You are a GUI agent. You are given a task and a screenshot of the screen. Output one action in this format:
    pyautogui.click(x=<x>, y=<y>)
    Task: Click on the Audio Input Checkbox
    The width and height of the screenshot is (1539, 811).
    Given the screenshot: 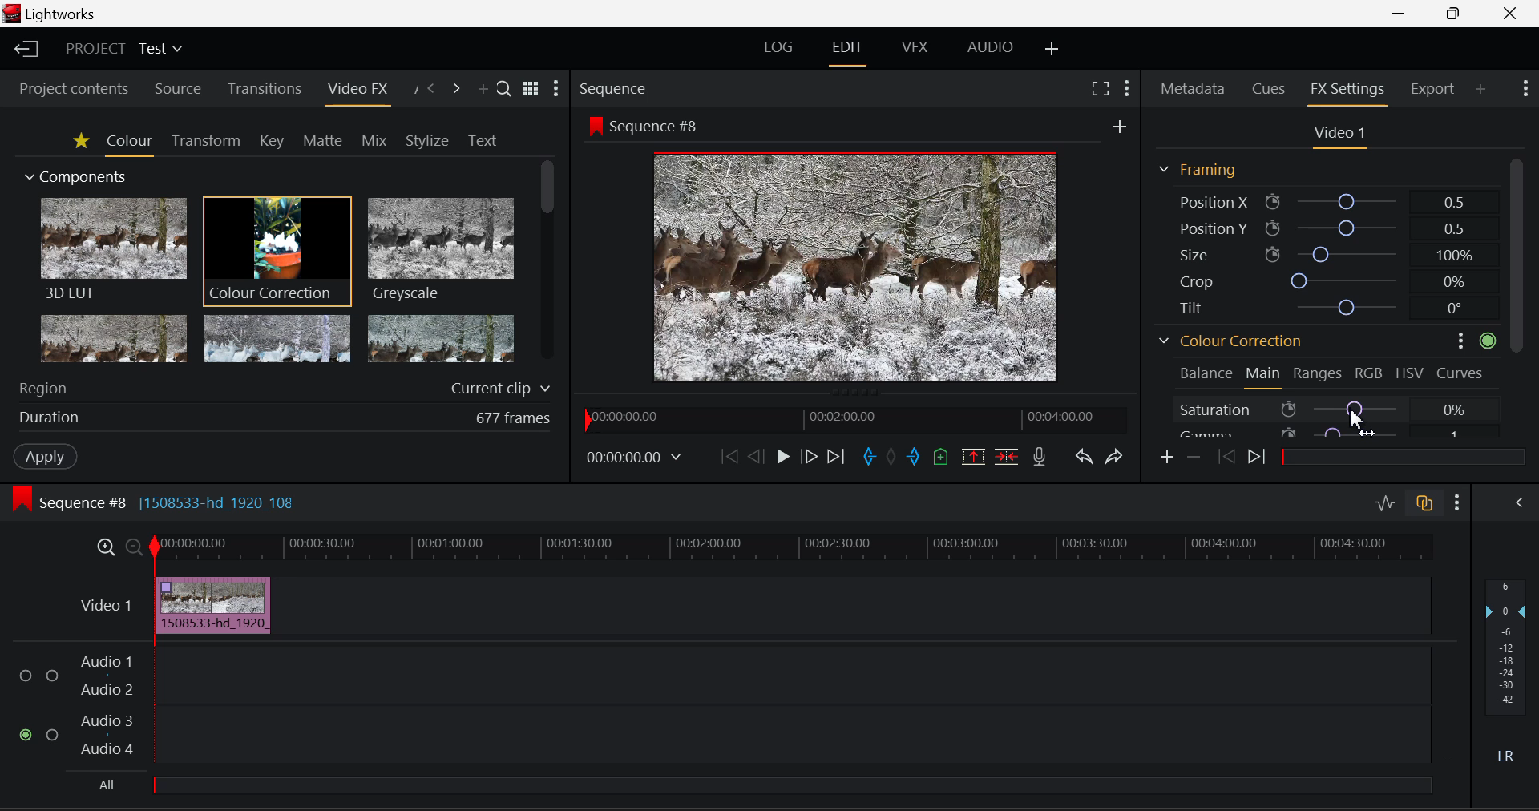 What is the action you would take?
    pyautogui.click(x=25, y=676)
    